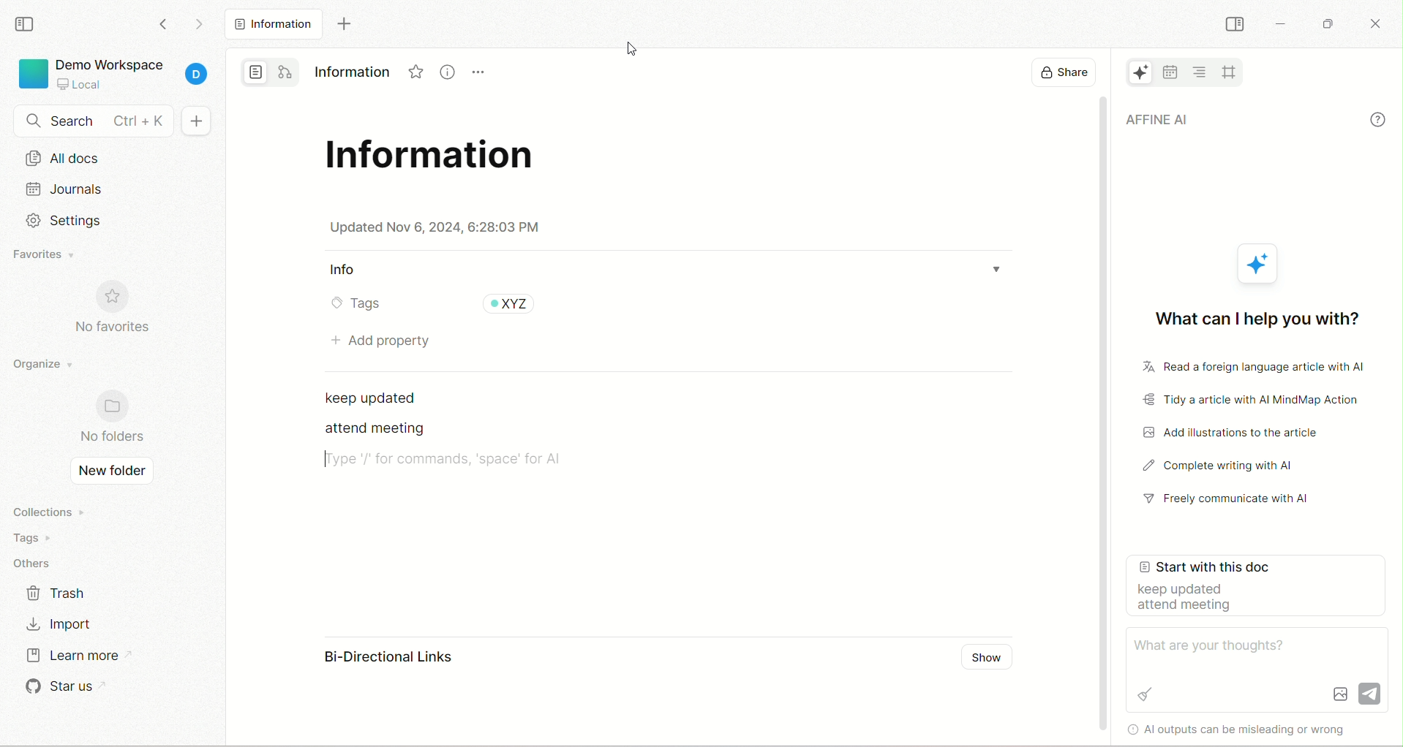  What do you see at coordinates (40, 536) in the screenshot?
I see `tags` at bounding box center [40, 536].